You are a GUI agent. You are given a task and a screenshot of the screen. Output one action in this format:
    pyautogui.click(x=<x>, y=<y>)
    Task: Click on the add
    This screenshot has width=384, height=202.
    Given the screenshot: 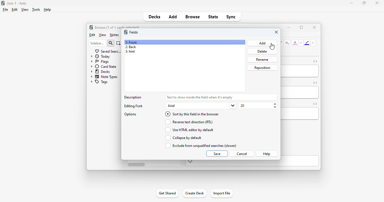 What is the action you would take?
    pyautogui.click(x=263, y=43)
    